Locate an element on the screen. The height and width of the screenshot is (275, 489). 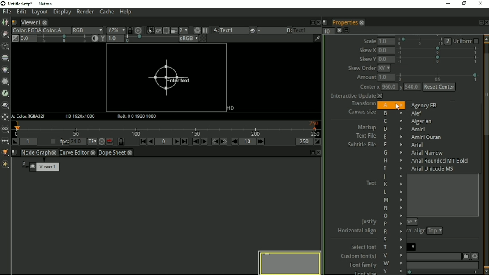
Float pane is located at coordinates (311, 22).